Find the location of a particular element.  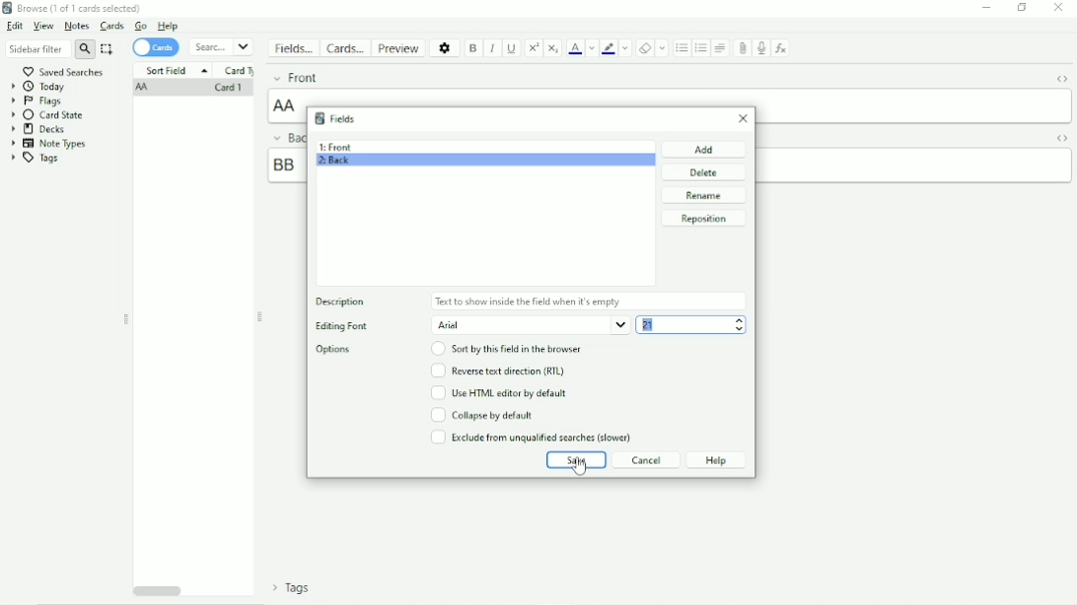

Text highlight color is located at coordinates (609, 48).